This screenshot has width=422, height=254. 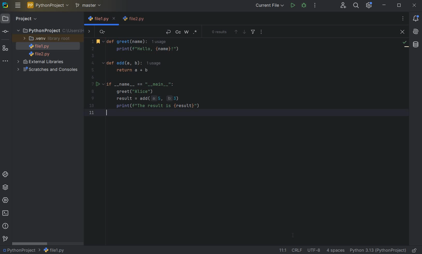 I want to click on LINE SEPARATOR, so click(x=297, y=250).